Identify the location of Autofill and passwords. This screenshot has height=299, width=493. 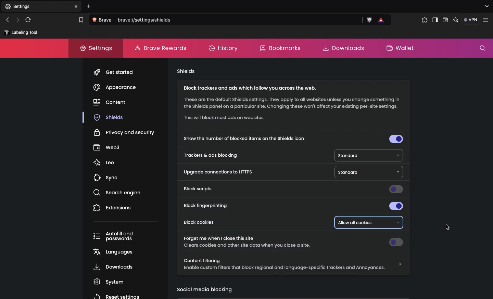
(113, 238).